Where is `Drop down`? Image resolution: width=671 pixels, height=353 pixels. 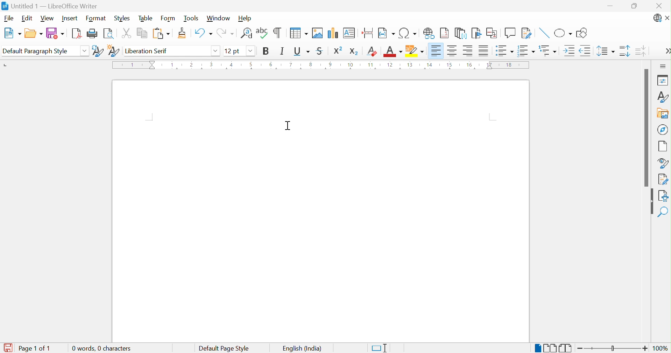 Drop down is located at coordinates (216, 51).